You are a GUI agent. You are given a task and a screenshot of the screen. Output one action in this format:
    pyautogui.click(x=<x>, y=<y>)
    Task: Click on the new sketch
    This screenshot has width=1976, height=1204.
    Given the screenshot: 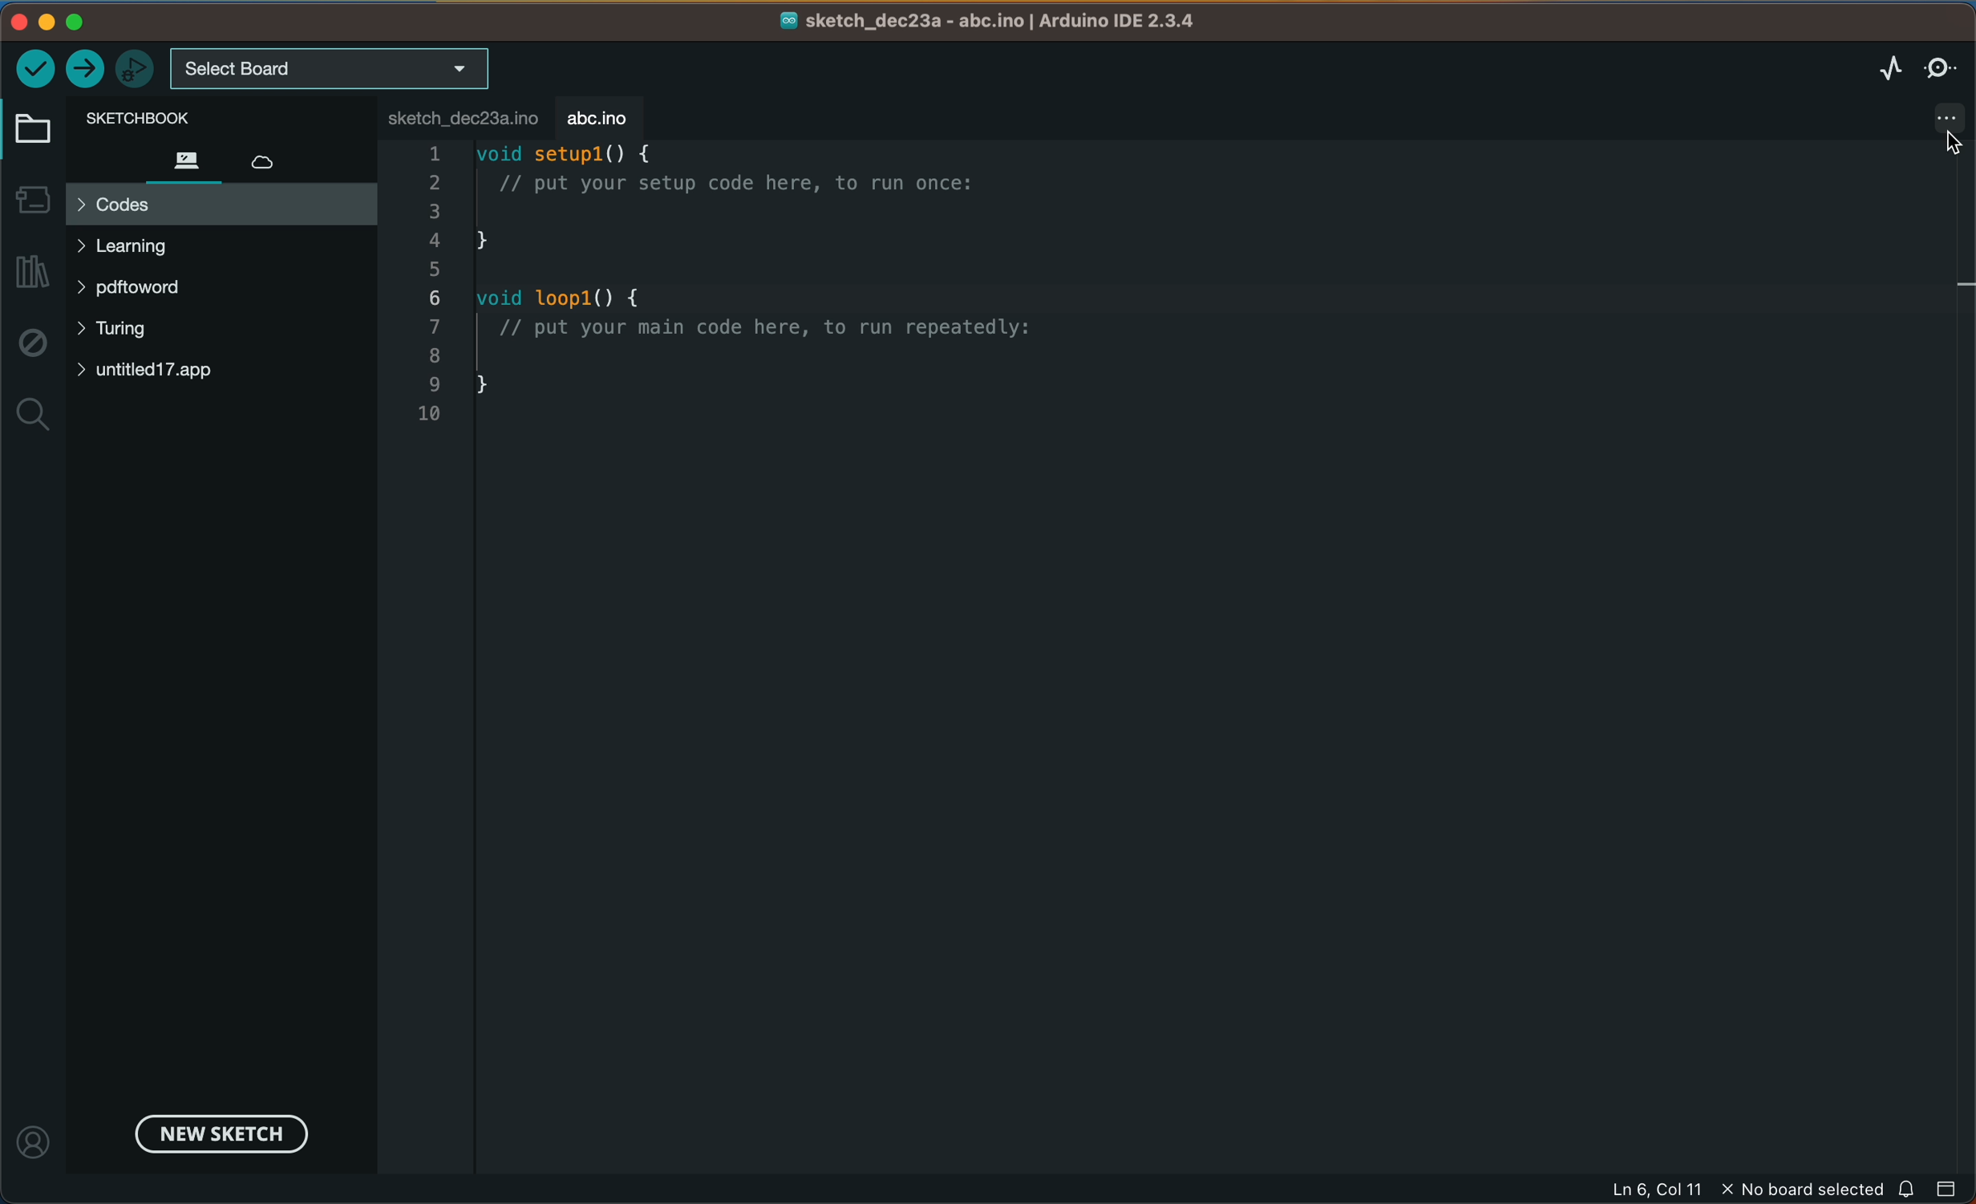 What is the action you would take?
    pyautogui.click(x=226, y=1134)
    